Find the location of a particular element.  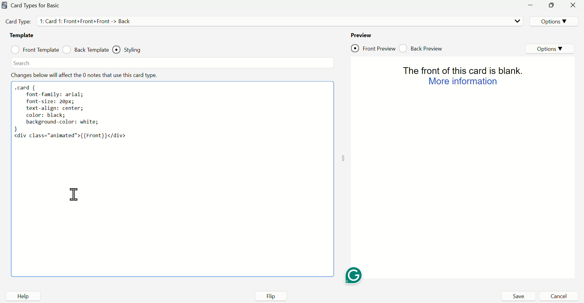

Front Preview is located at coordinates (373, 48).